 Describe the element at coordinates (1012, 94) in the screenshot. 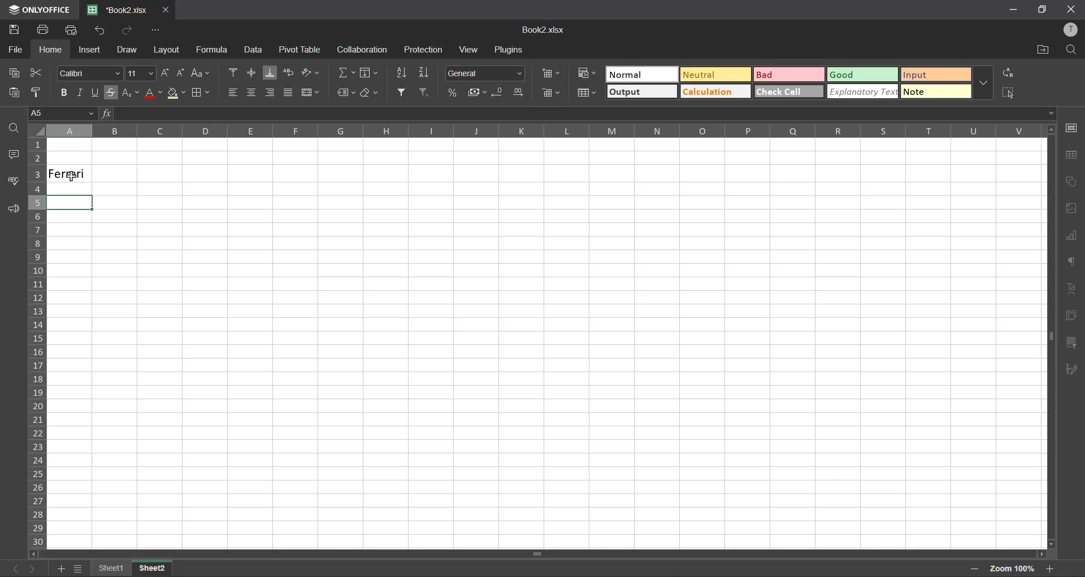

I see `select cell` at that location.